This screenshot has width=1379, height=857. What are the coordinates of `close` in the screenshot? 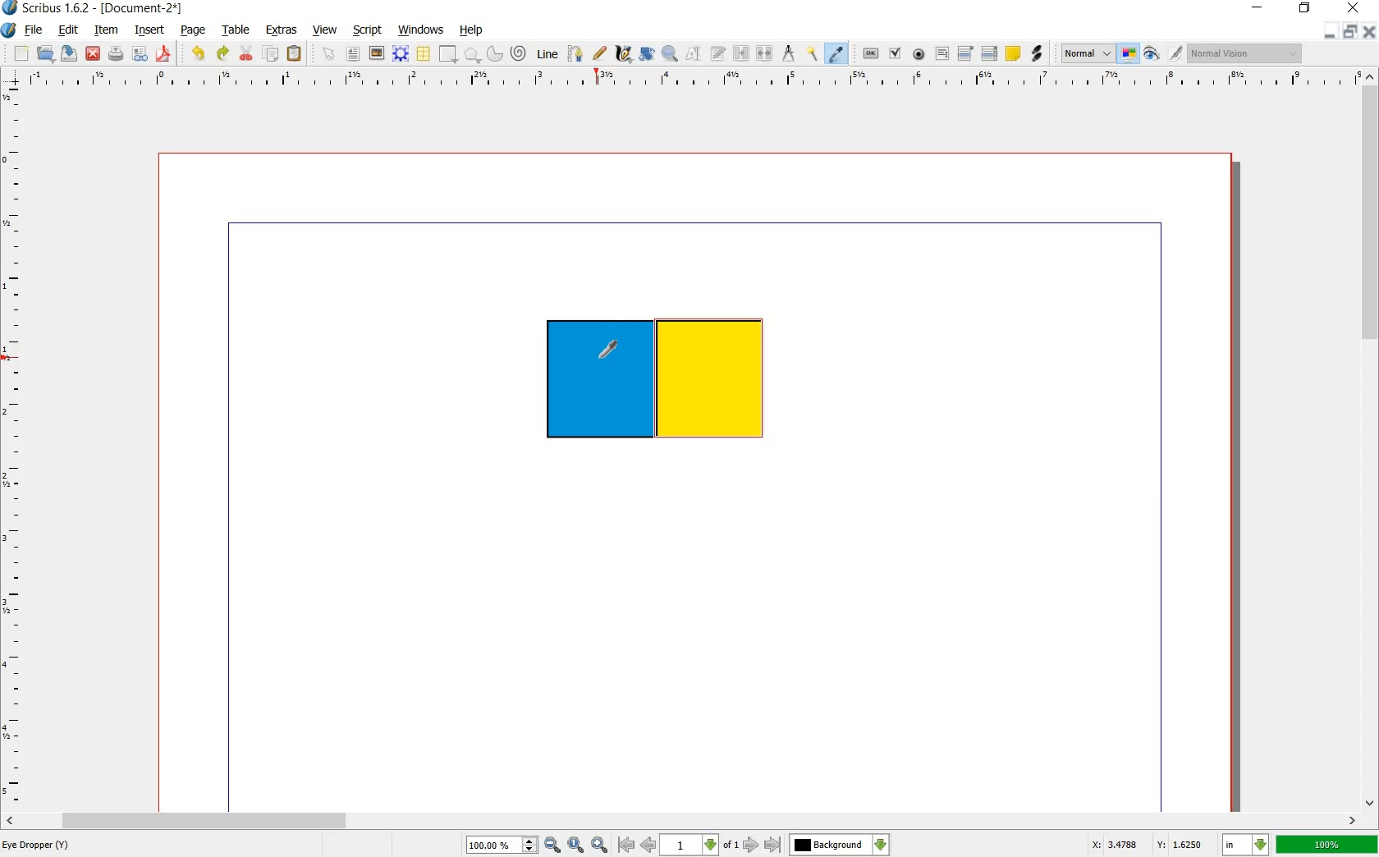 It's located at (93, 53).